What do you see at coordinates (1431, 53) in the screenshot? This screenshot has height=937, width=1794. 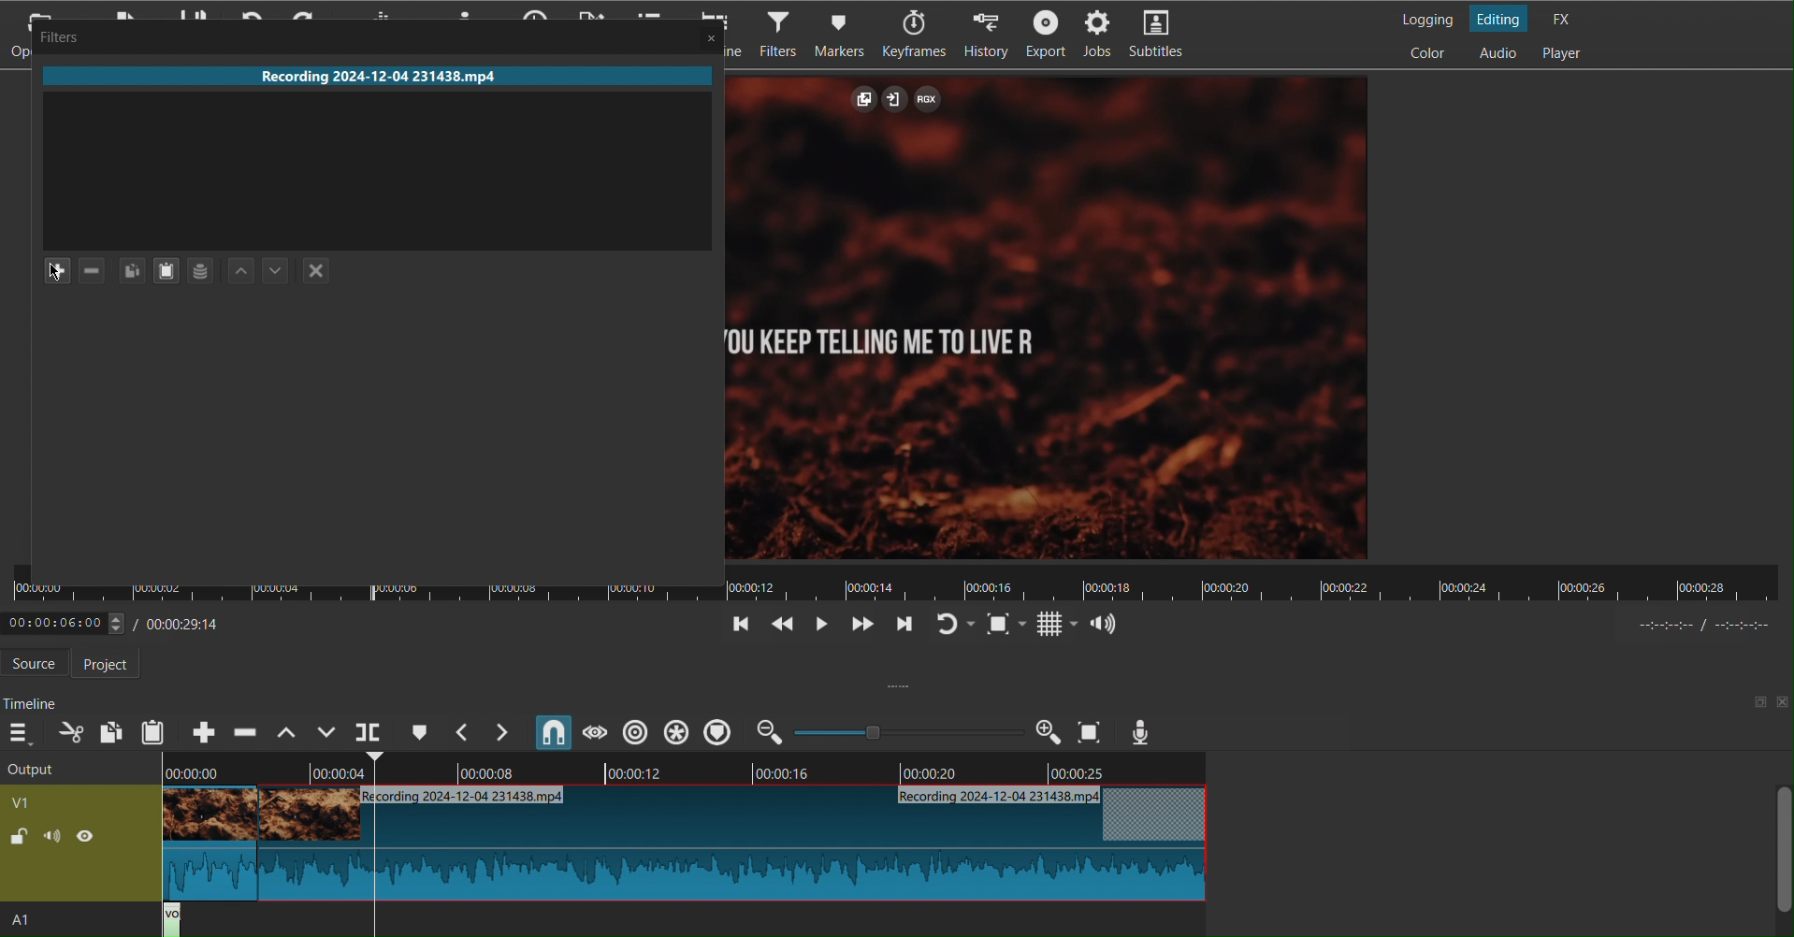 I see `Color` at bounding box center [1431, 53].